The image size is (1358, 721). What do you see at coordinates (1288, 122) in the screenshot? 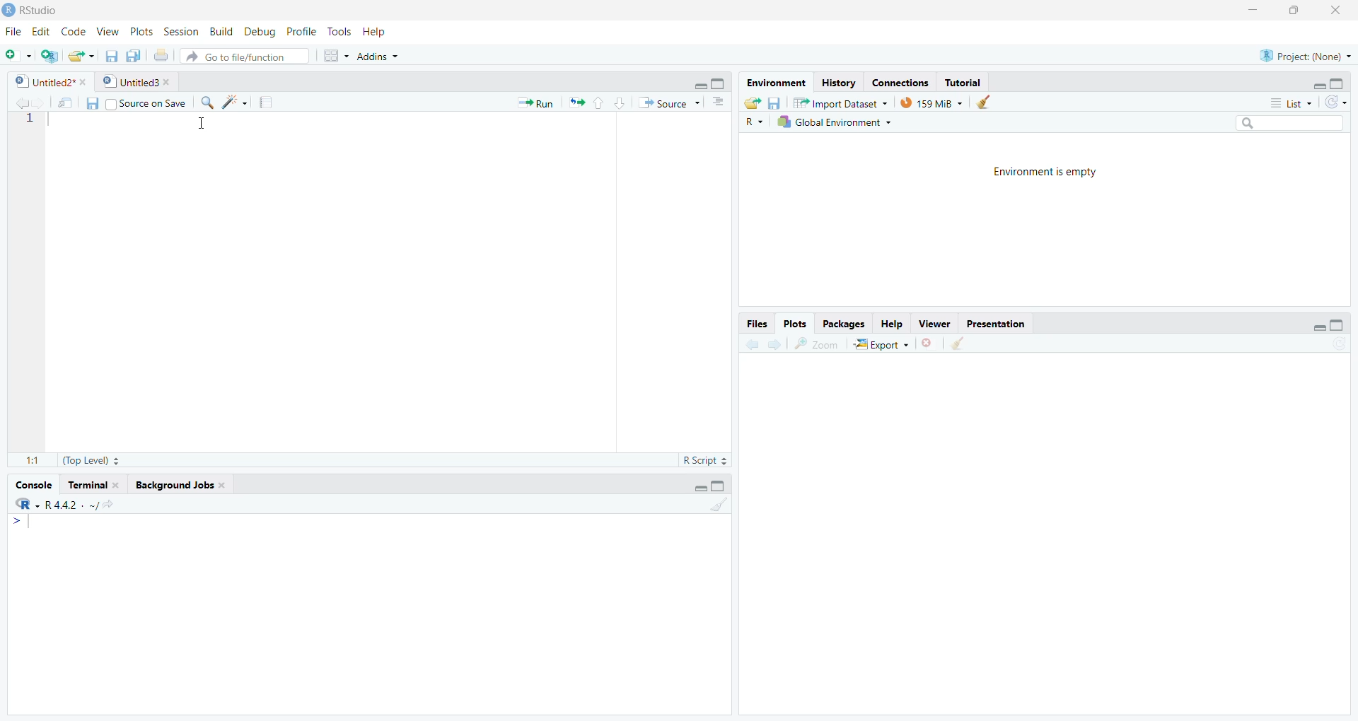
I see `Search` at bounding box center [1288, 122].